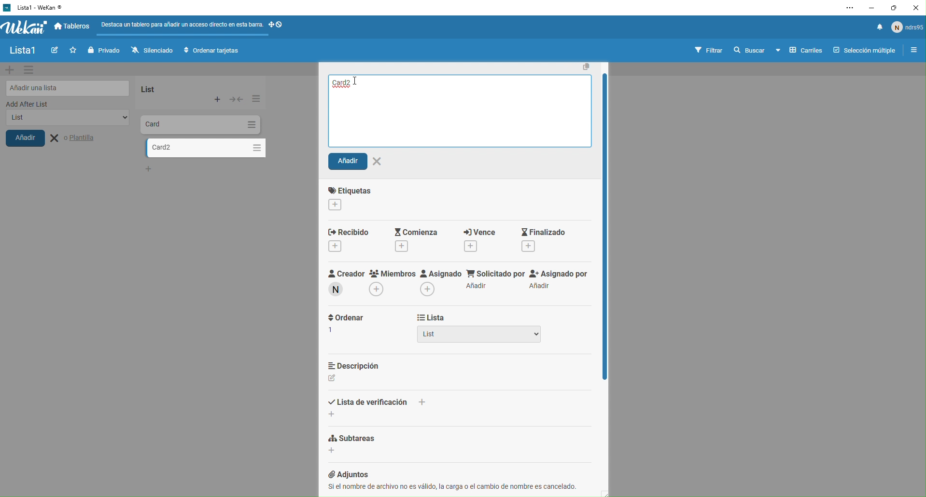  Describe the element at coordinates (103, 50) in the screenshot. I see `privado` at that location.